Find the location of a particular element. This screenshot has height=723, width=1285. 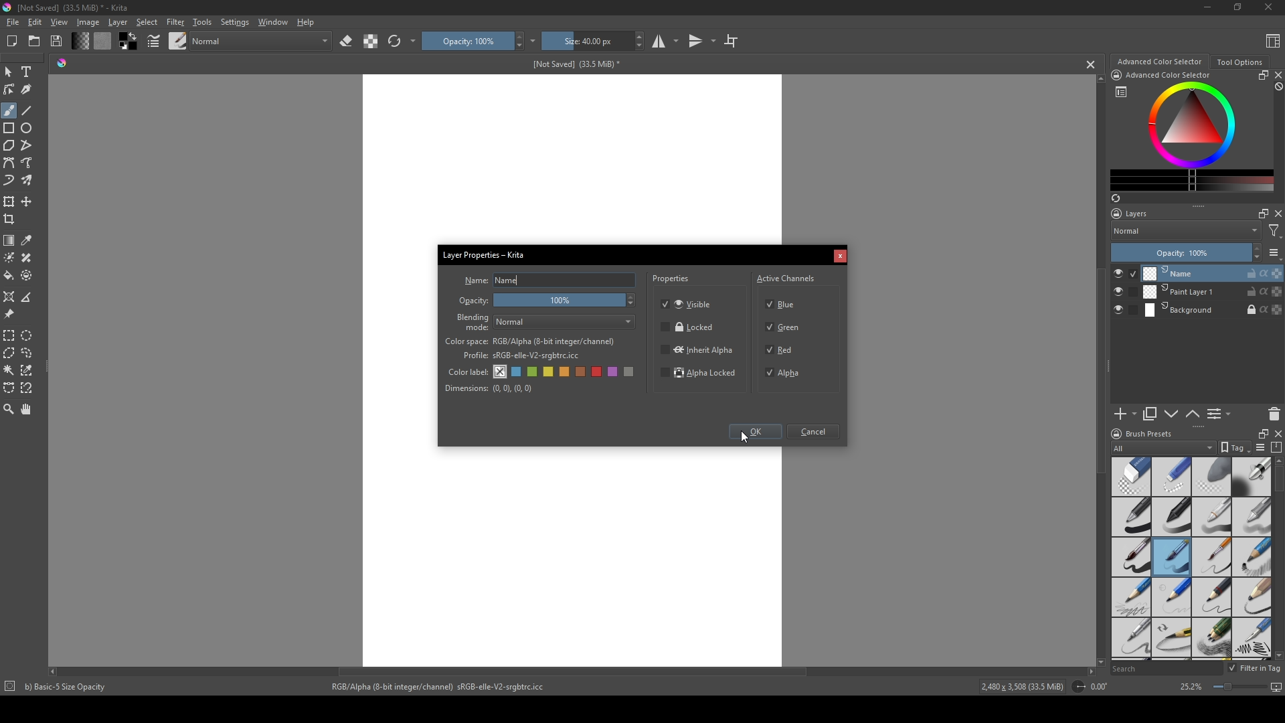

blue is located at coordinates (517, 372).